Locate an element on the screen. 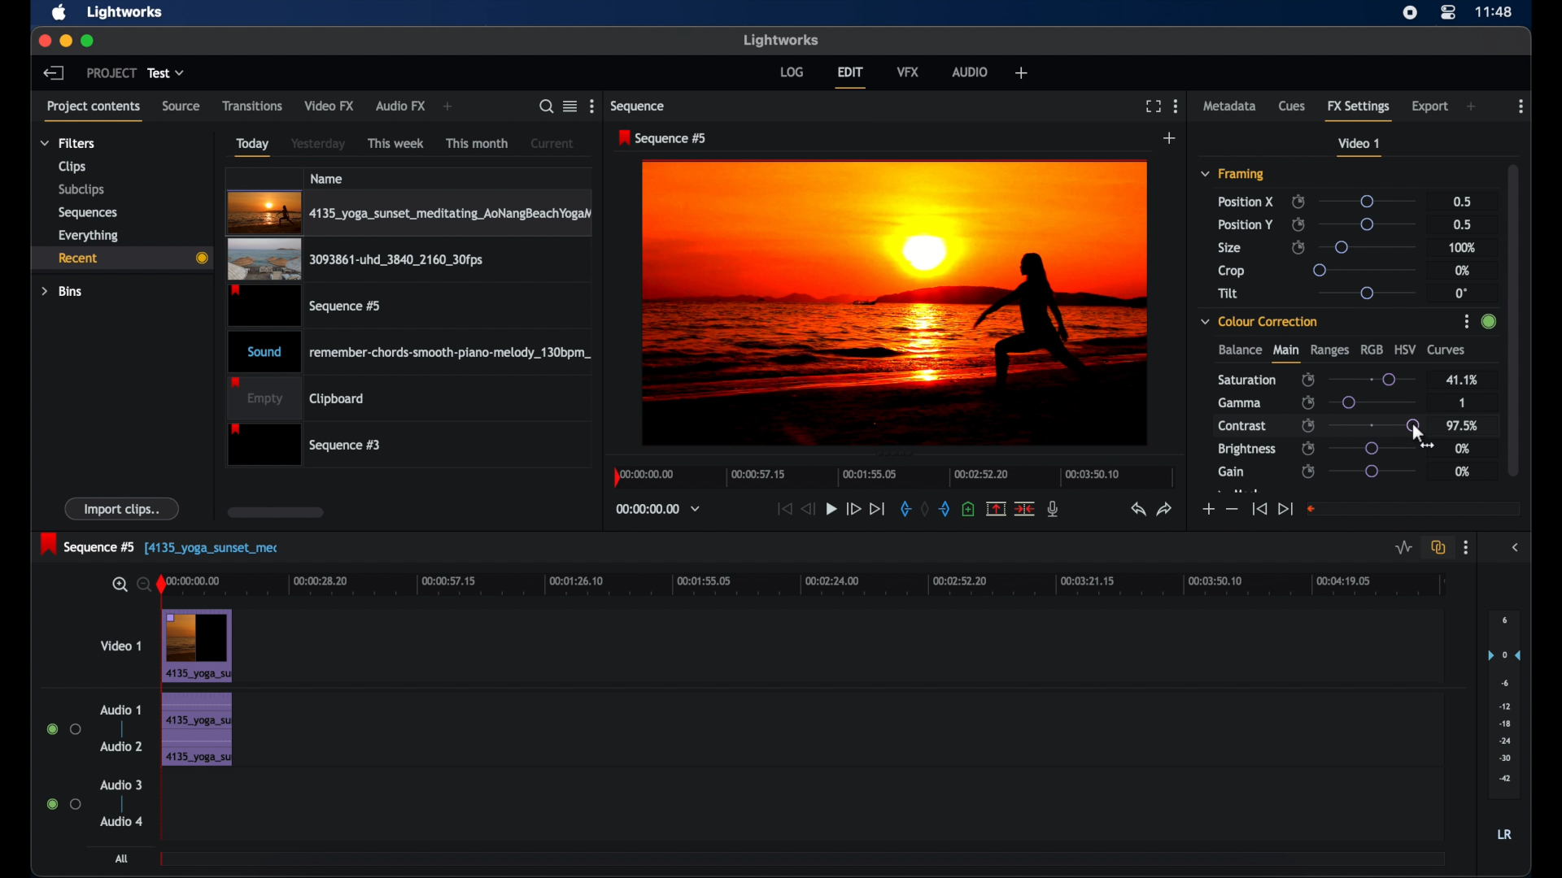 Image resolution: width=1562 pixels, height=878 pixels. empty is located at coordinates (296, 398).